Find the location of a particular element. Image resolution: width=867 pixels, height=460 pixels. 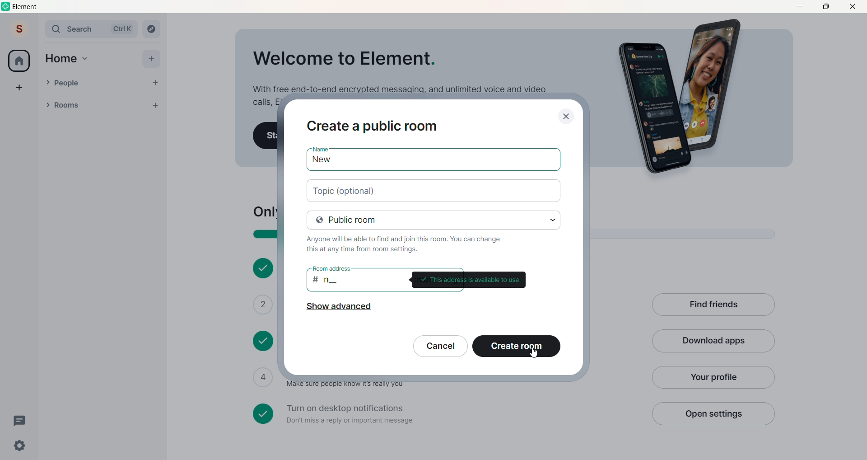

 Name is located at coordinates (320, 147).